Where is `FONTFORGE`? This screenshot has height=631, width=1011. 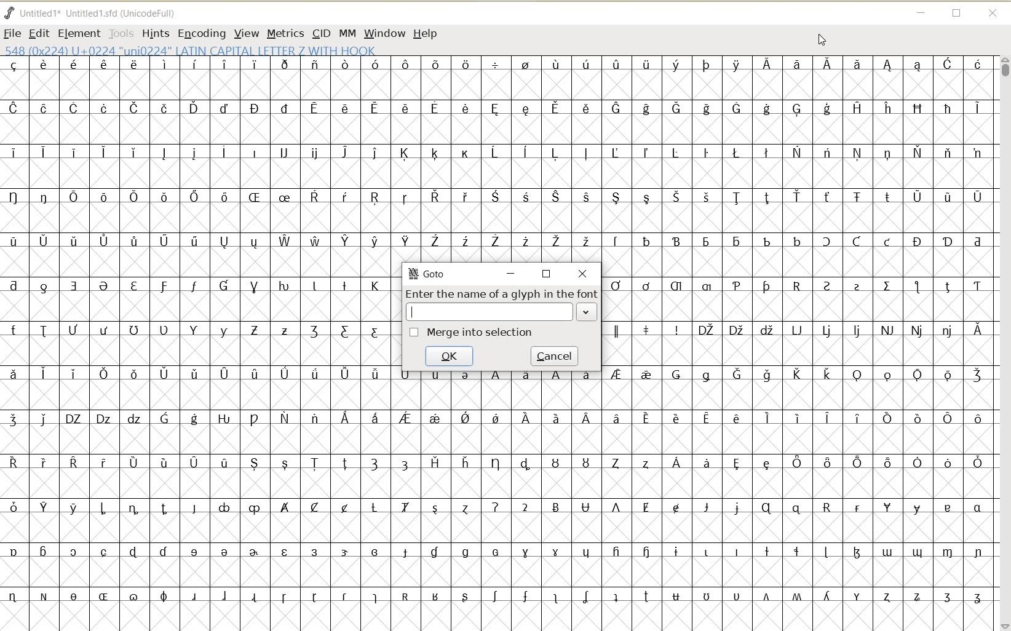
FONTFORGE is located at coordinates (9, 12).